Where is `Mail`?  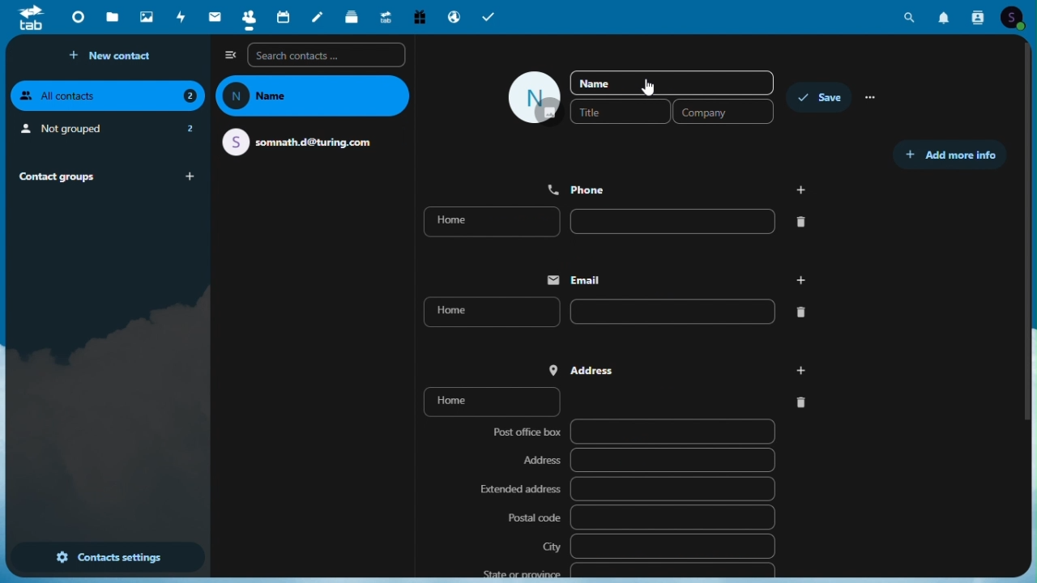 Mail is located at coordinates (211, 18).